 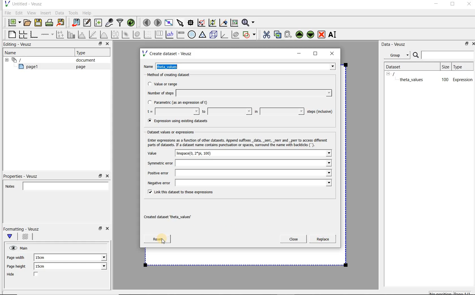 I want to click on add an axis to a plot, so click(x=48, y=34).